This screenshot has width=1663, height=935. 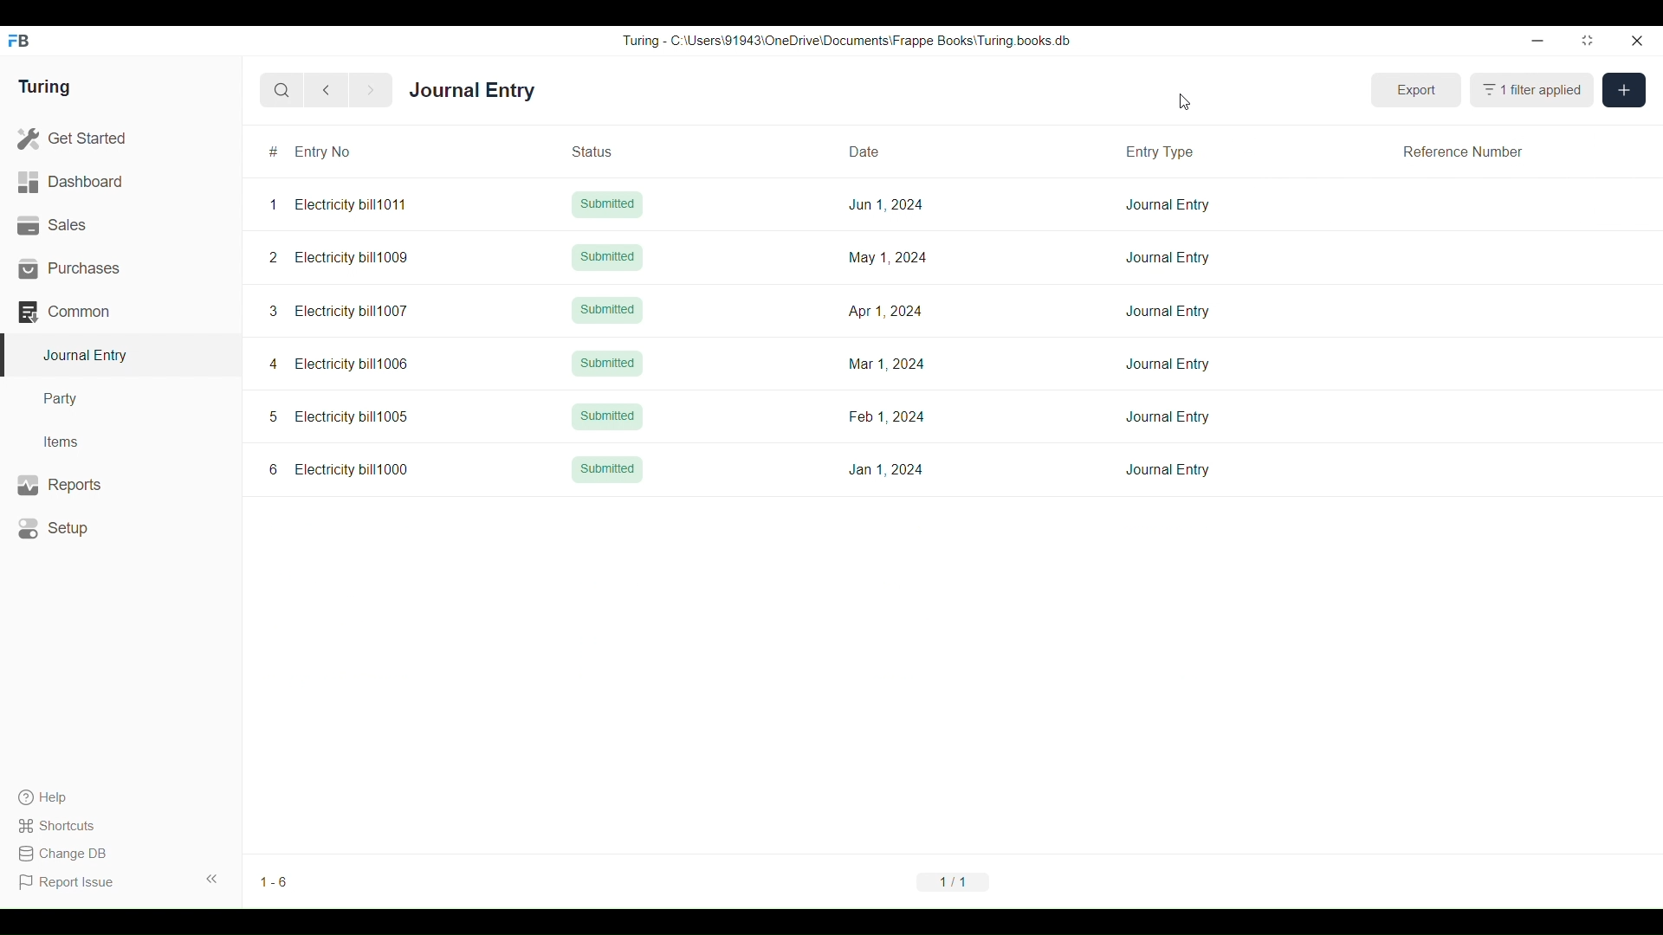 I want to click on Journal Entry, so click(x=1168, y=258).